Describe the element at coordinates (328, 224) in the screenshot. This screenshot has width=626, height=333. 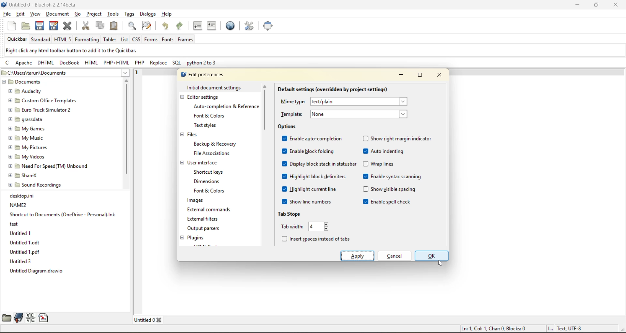
I see `increase` at that location.